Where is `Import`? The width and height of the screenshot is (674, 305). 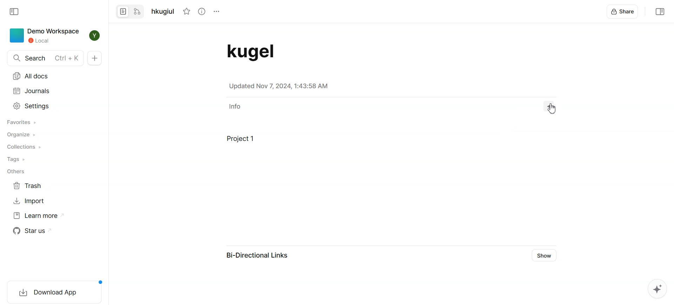
Import is located at coordinates (30, 200).